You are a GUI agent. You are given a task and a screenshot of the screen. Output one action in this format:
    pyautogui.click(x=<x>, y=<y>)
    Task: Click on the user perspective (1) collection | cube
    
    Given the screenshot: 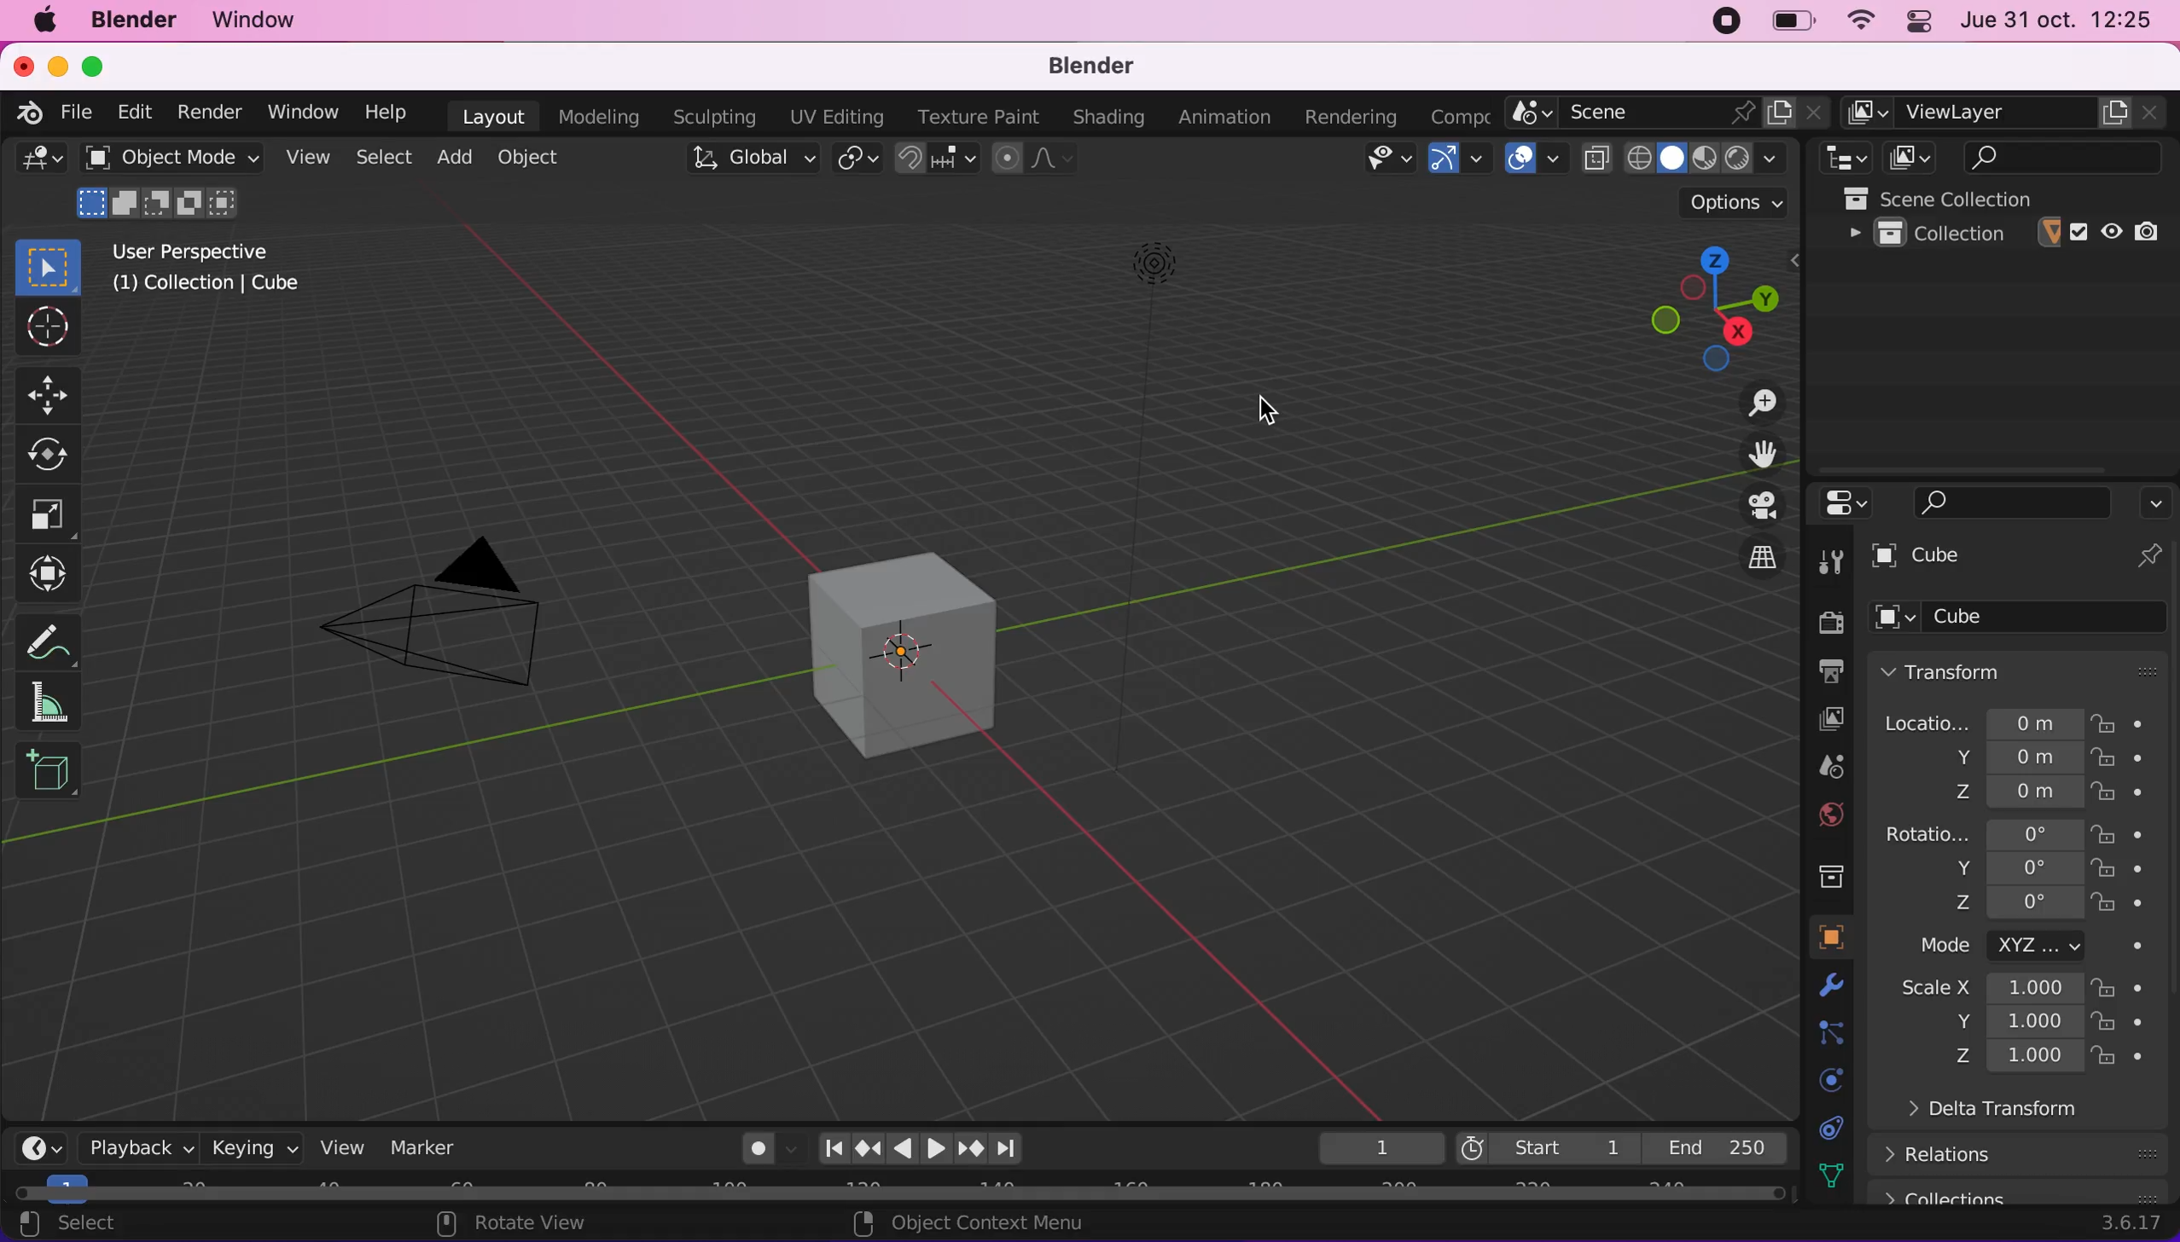 What is the action you would take?
    pyautogui.click(x=214, y=269)
    